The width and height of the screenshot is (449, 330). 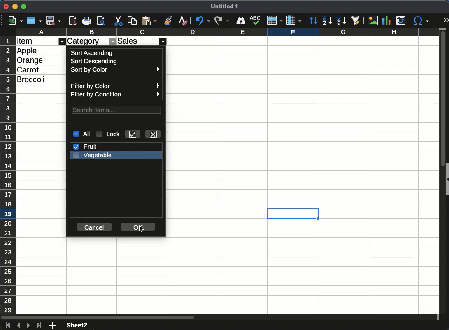 What do you see at coordinates (227, 32) in the screenshot?
I see `column` at bounding box center [227, 32].